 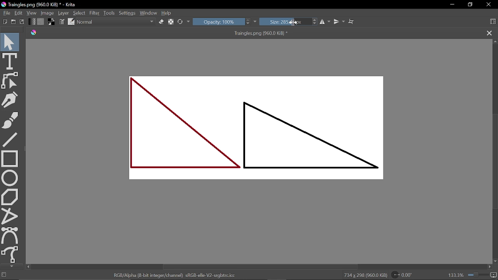 What do you see at coordinates (63, 13) in the screenshot?
I see `Layer` at bounding box center [63, 13].